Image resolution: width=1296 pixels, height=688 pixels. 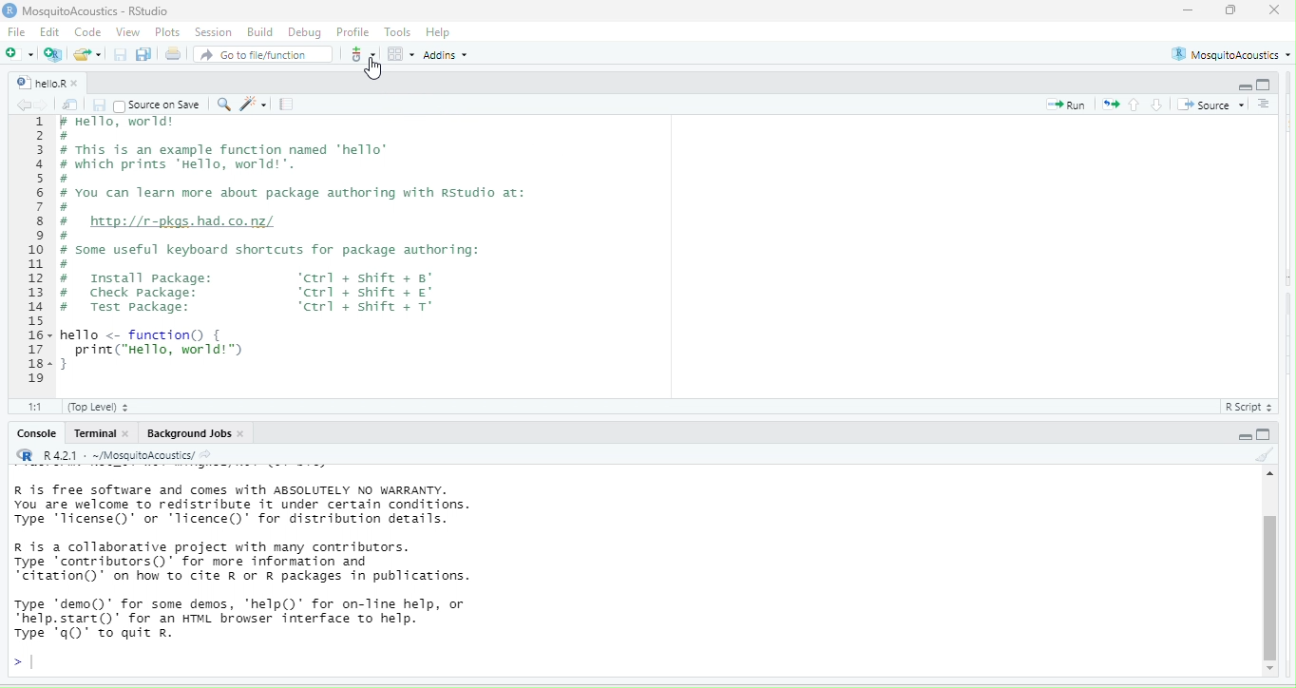 I want to click on Plots, so click(x=165, y=33).